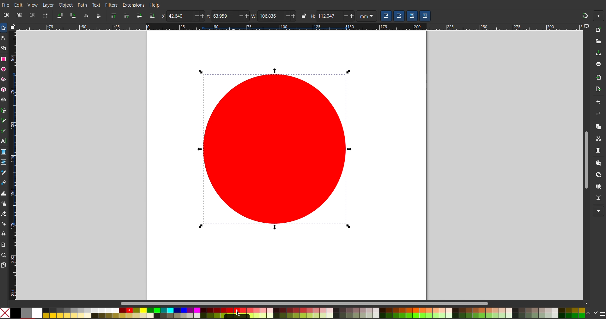 This screenshot has width=606, height=319. I want to click on Shape Builder Tool, so click(4, 47).